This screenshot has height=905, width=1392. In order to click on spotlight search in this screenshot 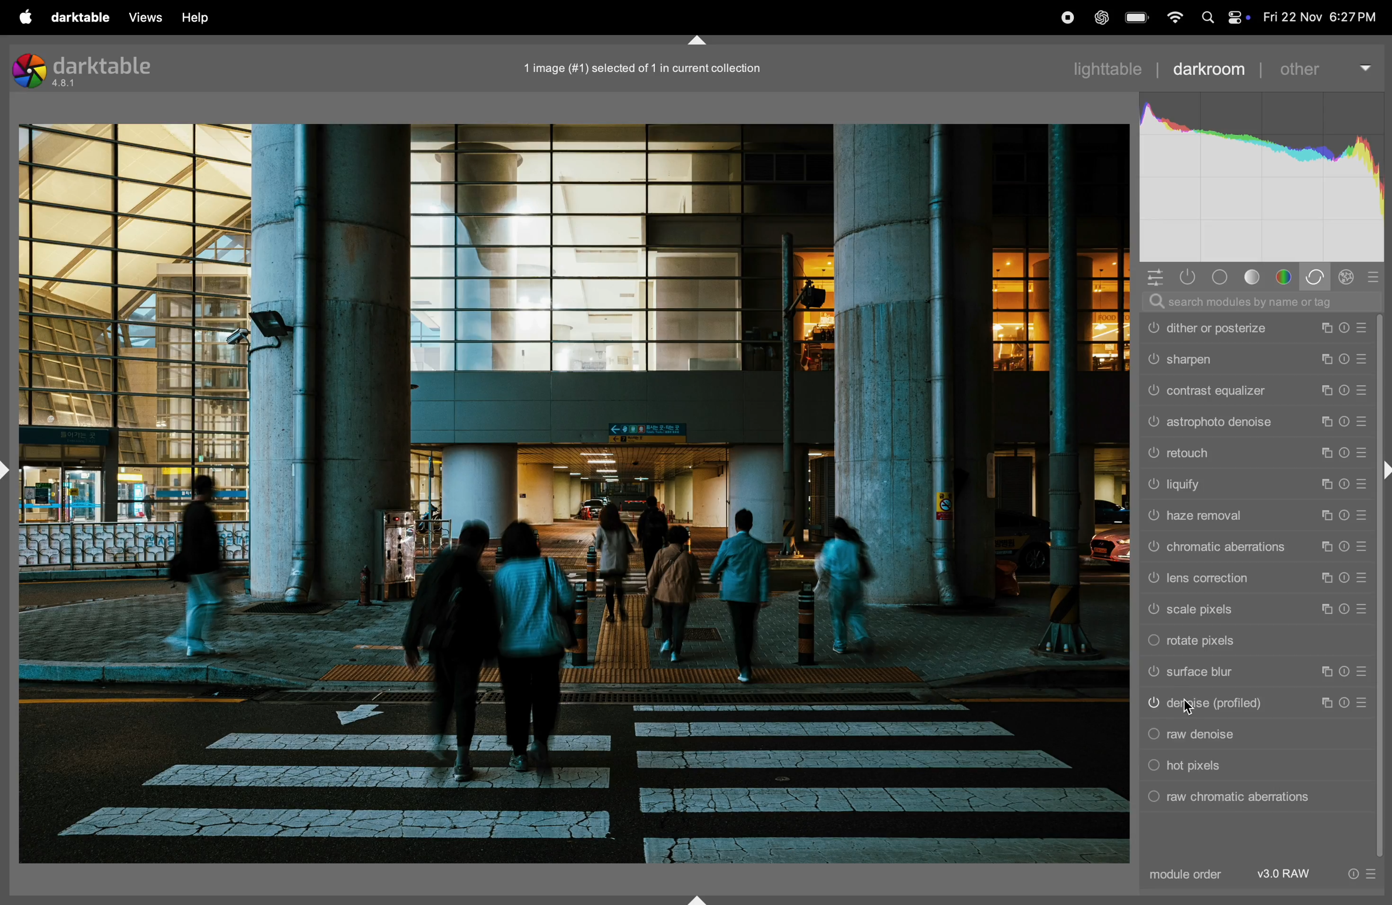, I will do `click(1208, 20)`.